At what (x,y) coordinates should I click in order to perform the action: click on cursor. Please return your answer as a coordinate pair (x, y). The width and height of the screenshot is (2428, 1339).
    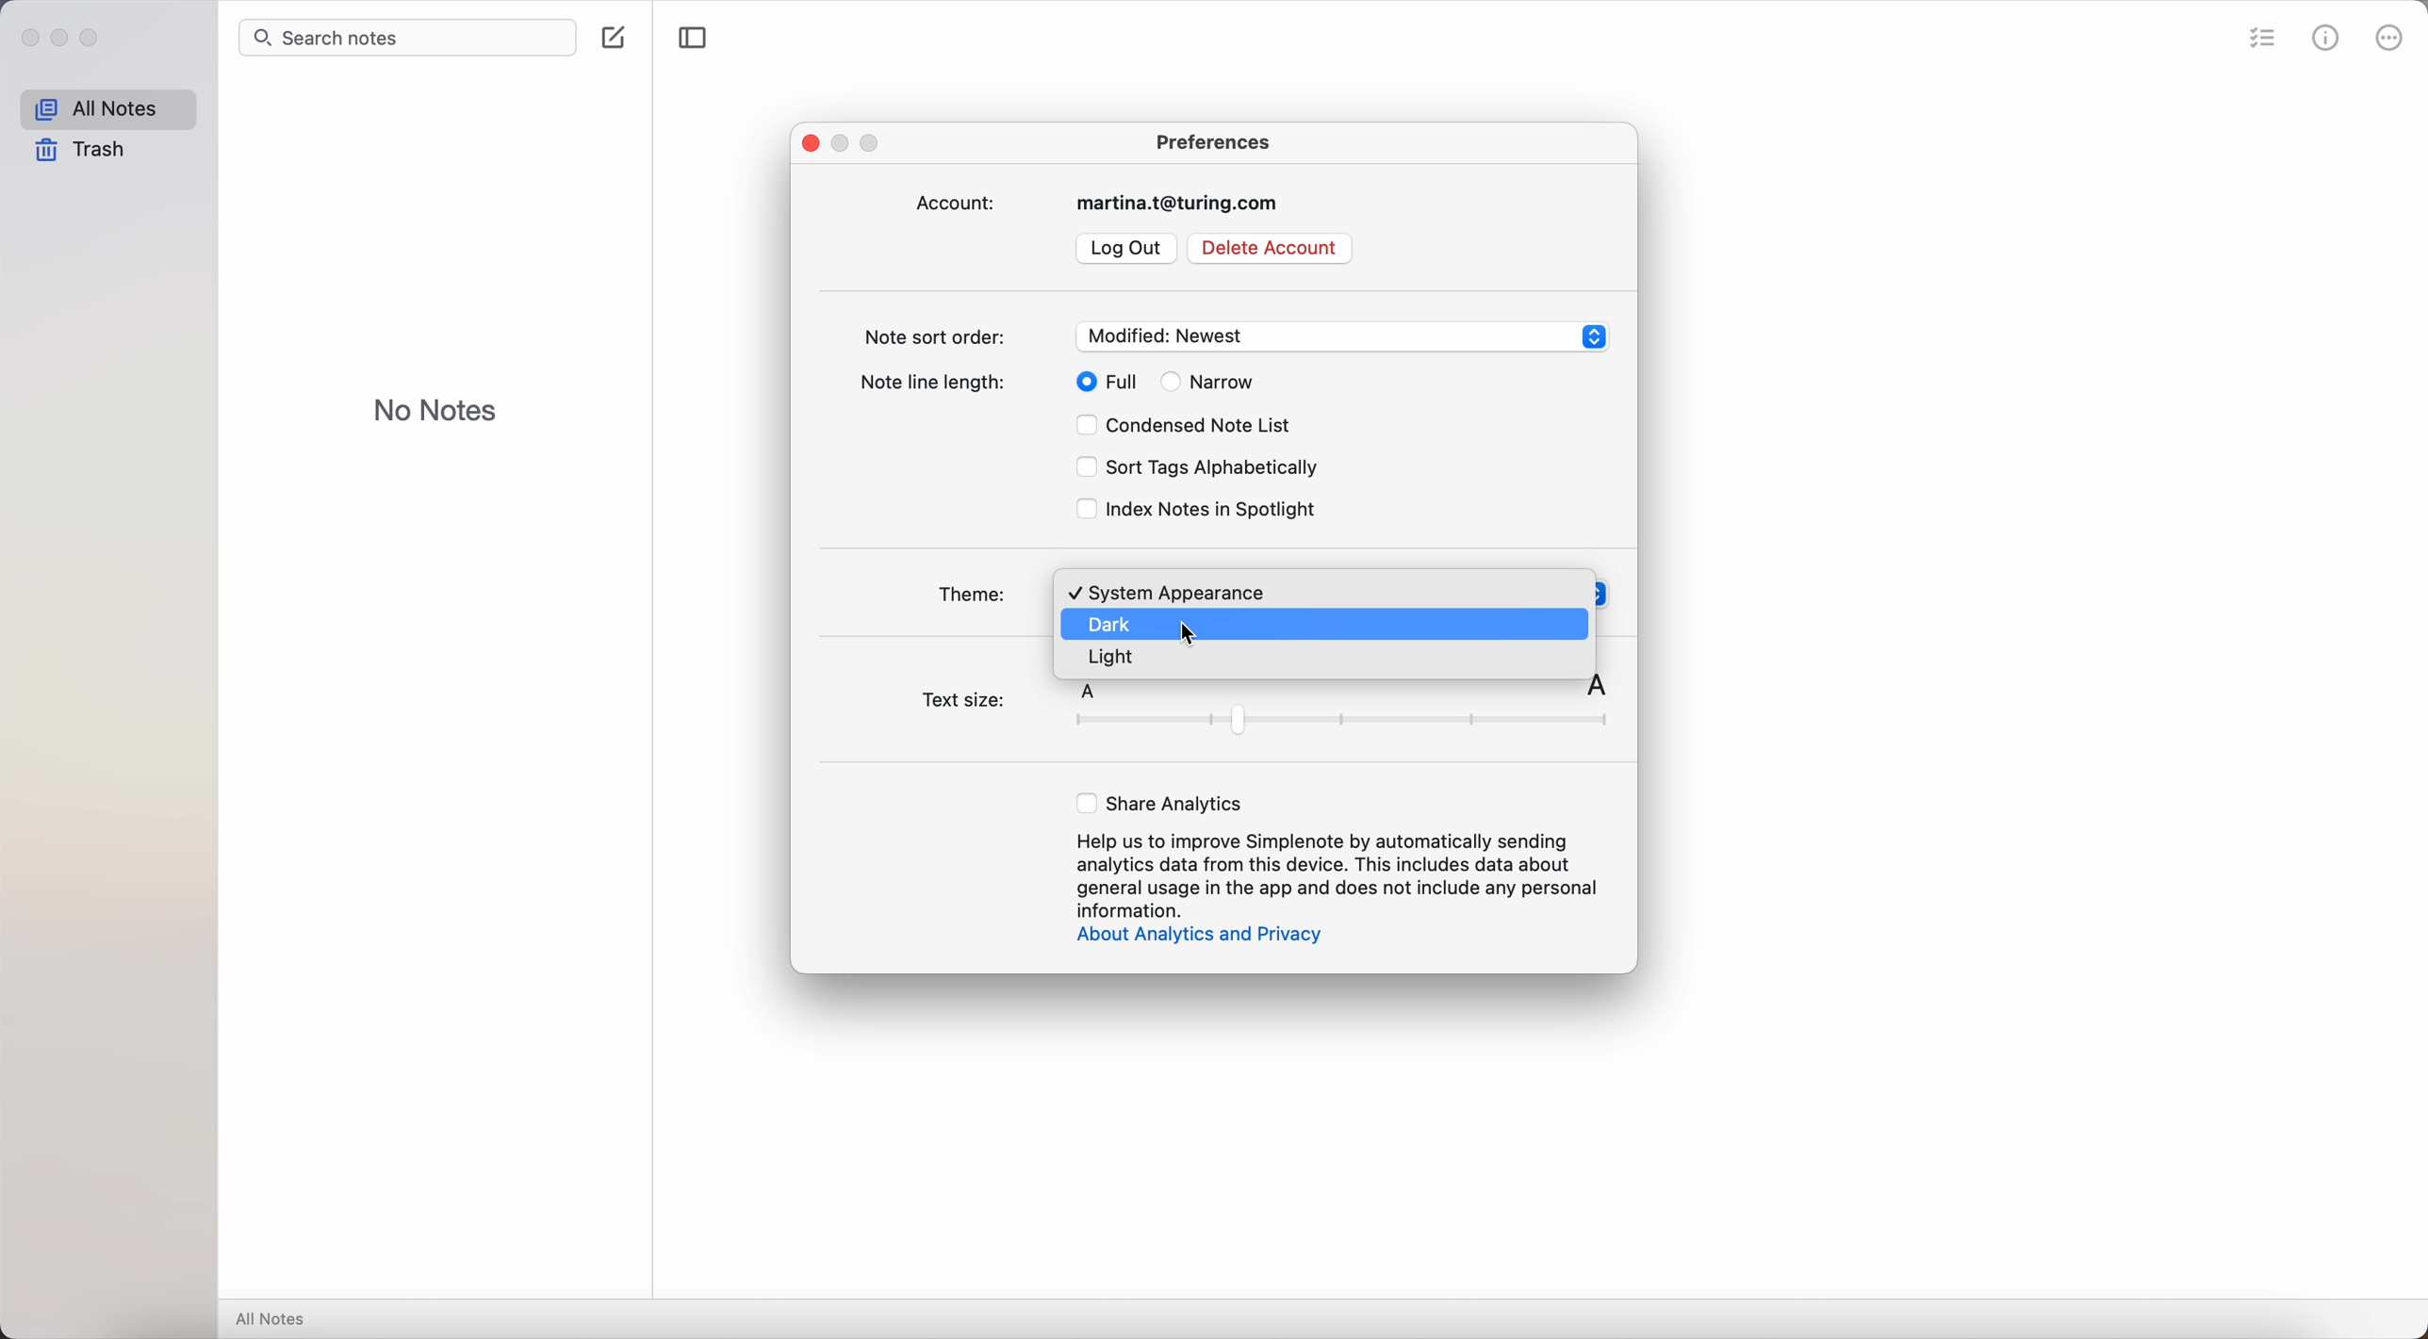
    Looking at the image, I should click on (1191, 636).